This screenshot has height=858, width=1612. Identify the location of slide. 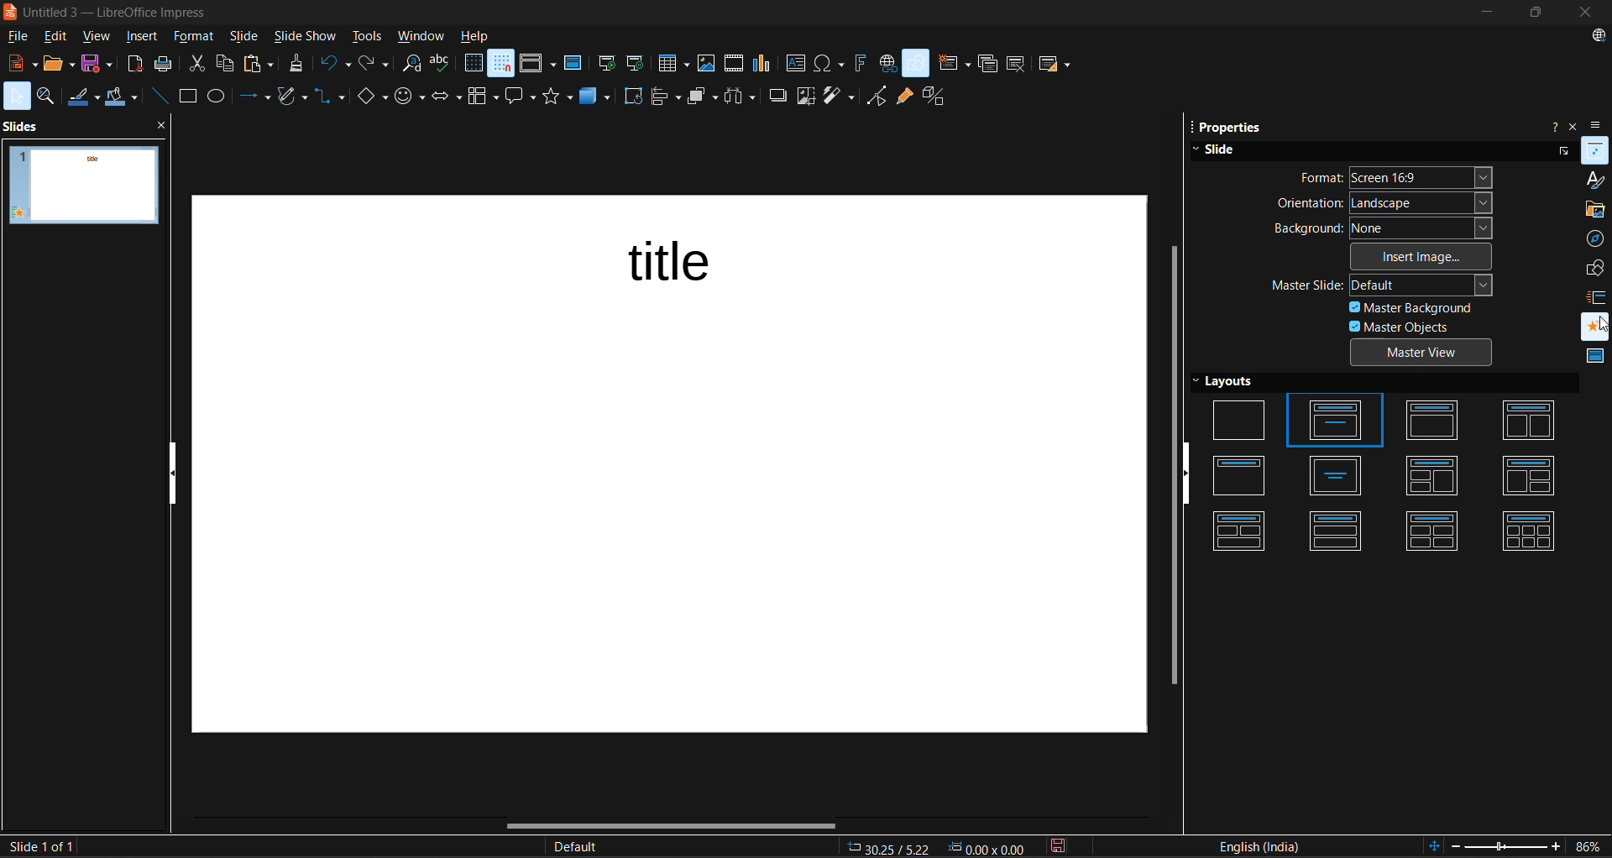
(246, 39).